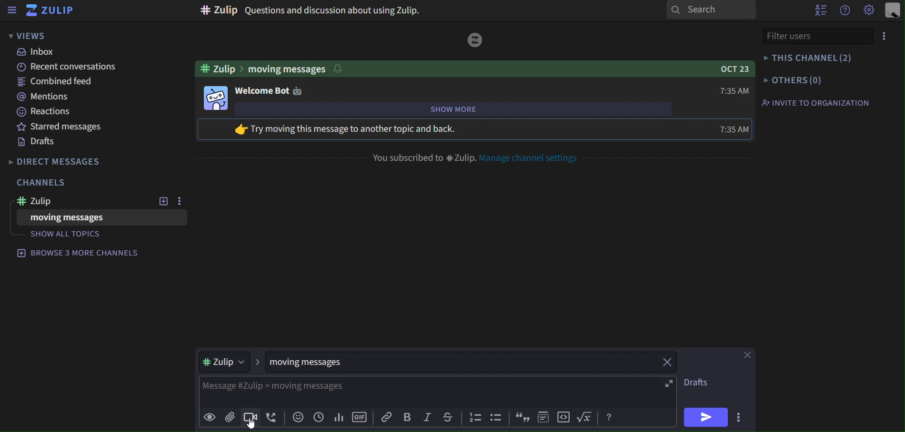 This screenshot has height=432, width=905. Describe the element at coordinates (870, 10) in the screenshot. I see `main menu` at that location.